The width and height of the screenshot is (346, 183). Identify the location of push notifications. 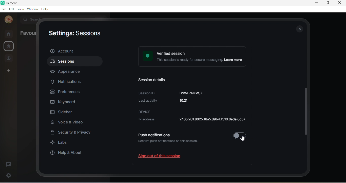
(154, 135).